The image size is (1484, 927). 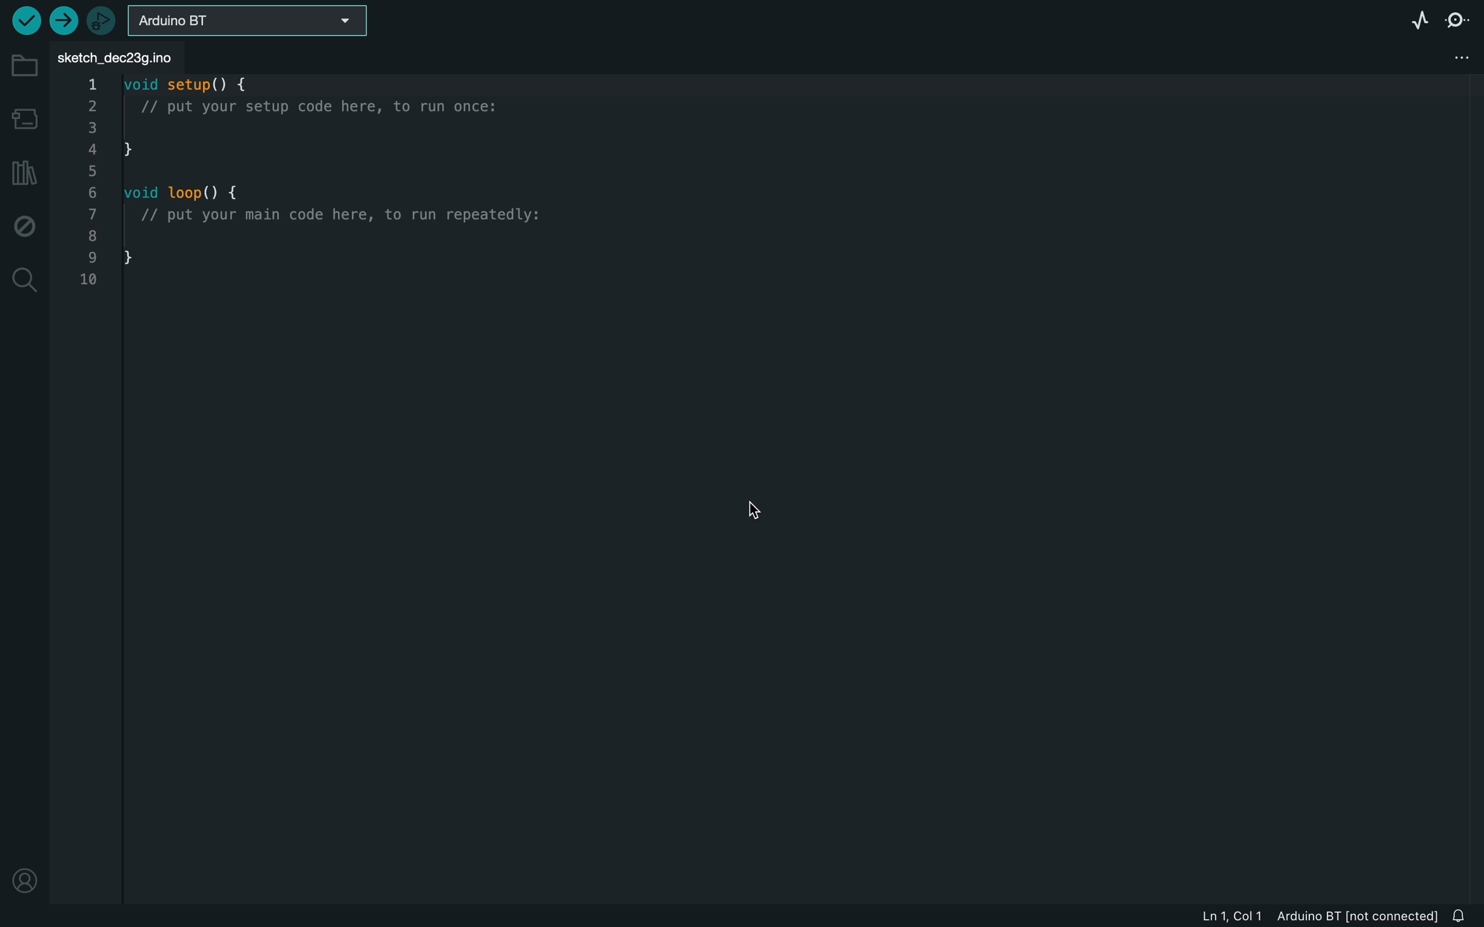 I want to click on board selecter, so click(x=248, y=21).